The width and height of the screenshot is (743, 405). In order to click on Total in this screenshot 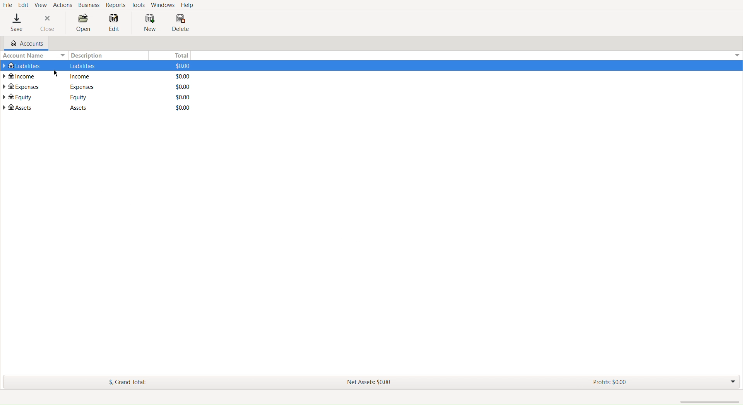, I will do `click(183, 87)`.